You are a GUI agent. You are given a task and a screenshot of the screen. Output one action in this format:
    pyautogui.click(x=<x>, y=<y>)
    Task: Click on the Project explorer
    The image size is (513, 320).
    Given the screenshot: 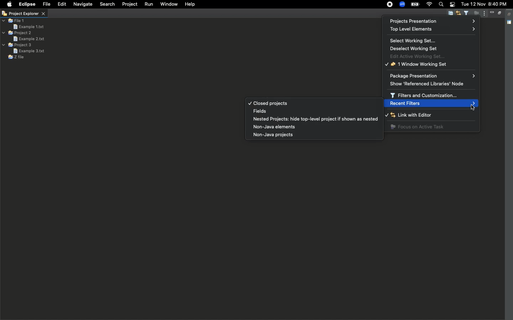 What is the action you would take?
    pyautogui.click(x=24, y=14)
    